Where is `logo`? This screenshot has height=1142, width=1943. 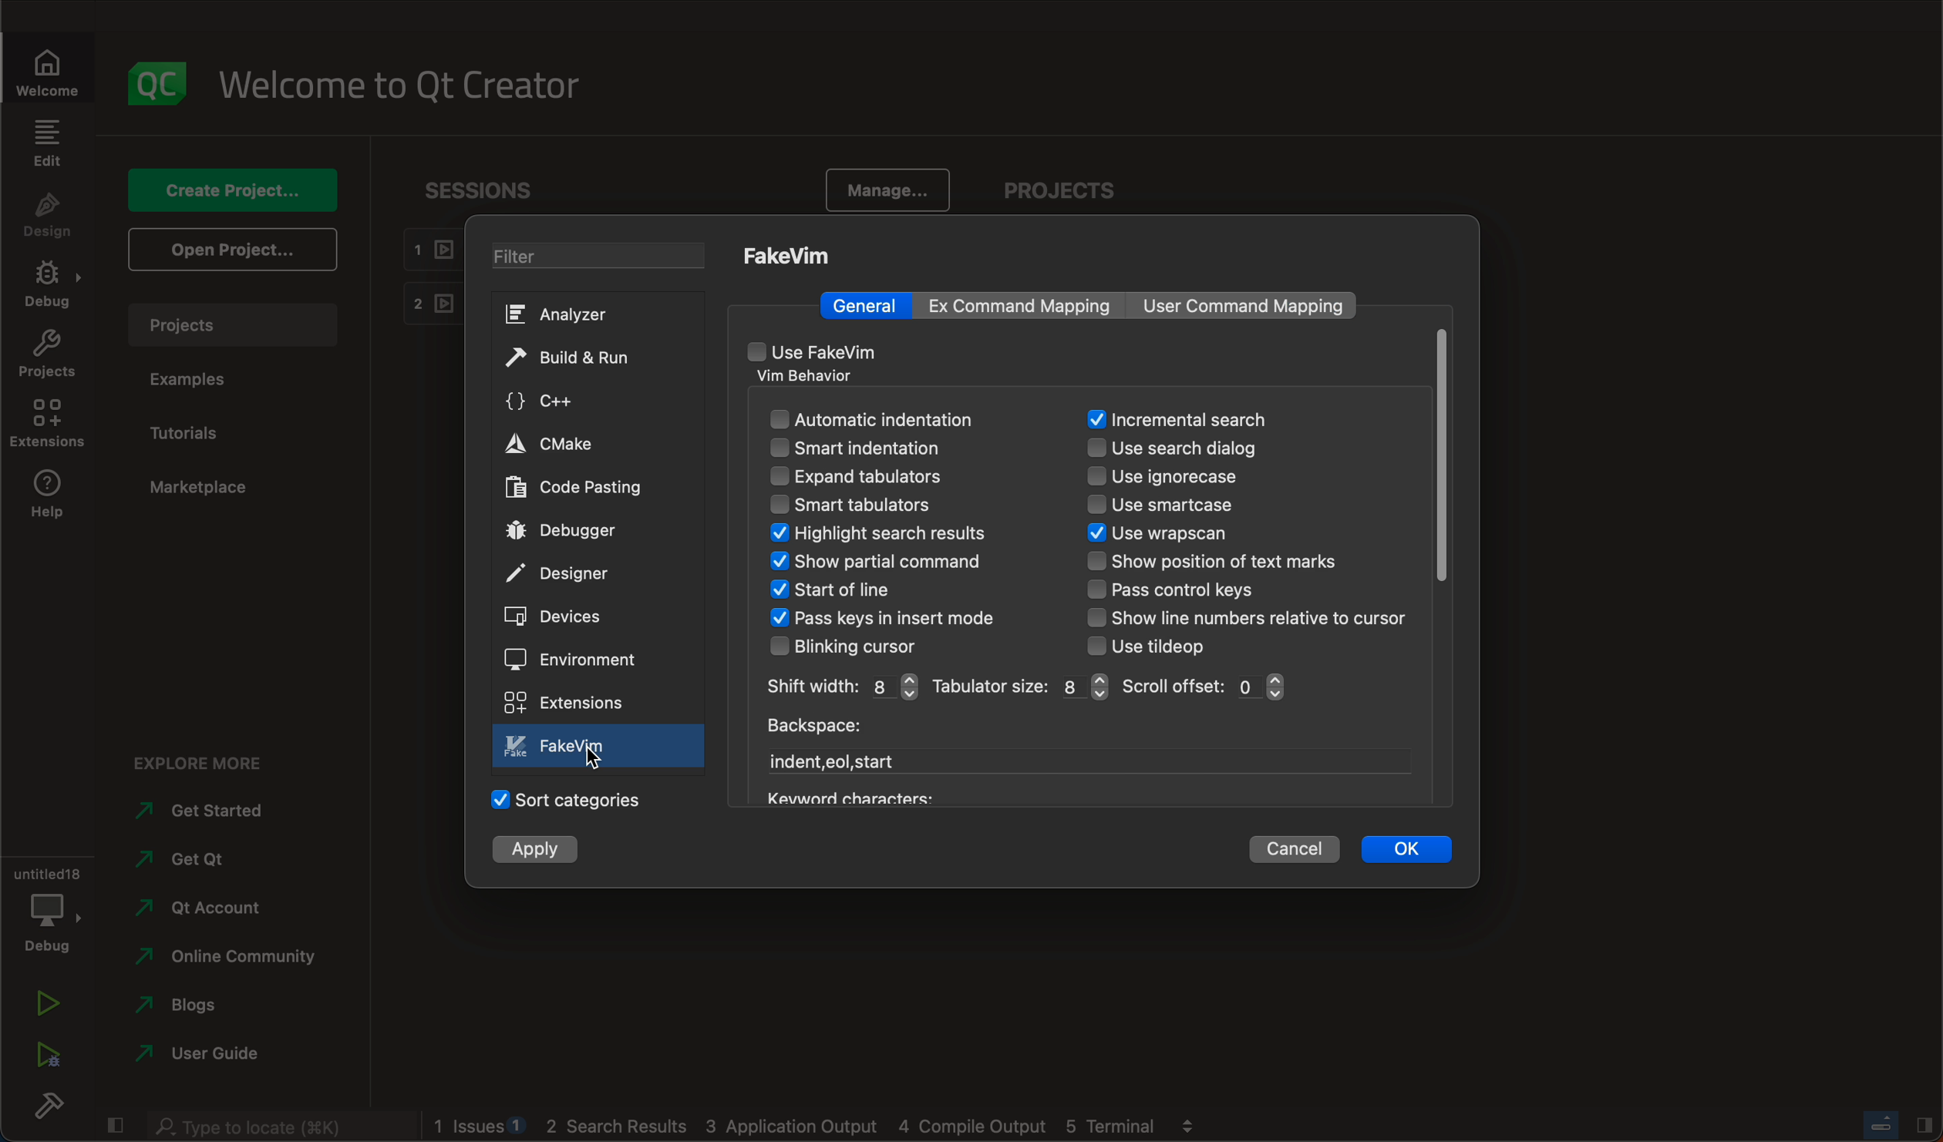 logo is located at coordinates (153, 83).